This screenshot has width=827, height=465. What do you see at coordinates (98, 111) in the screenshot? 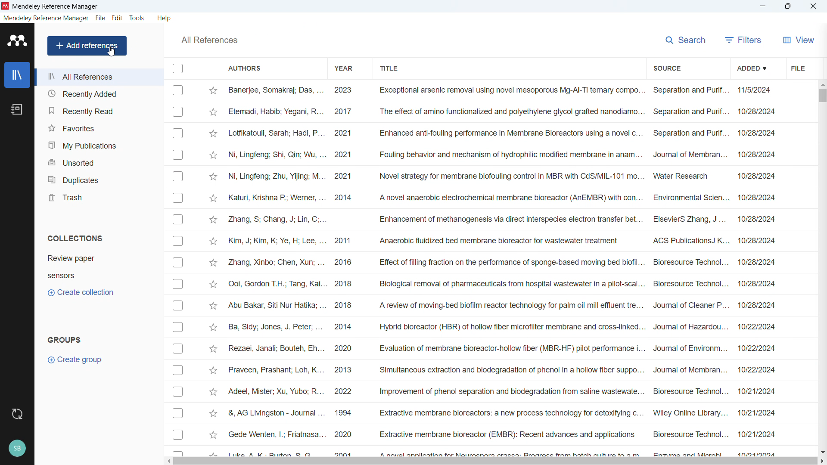
I see `Recently read ` at bounding box center [98, 111].